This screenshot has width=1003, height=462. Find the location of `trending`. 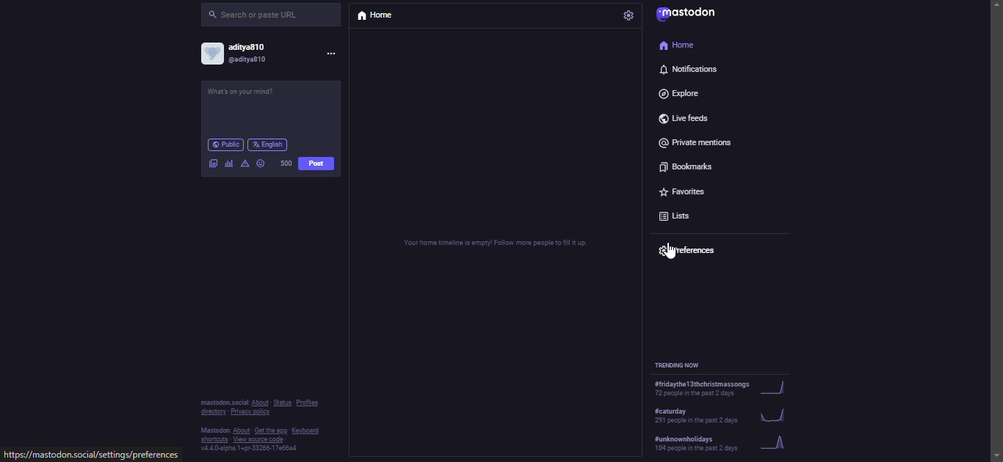

trending is located at coordinates (723, 444).